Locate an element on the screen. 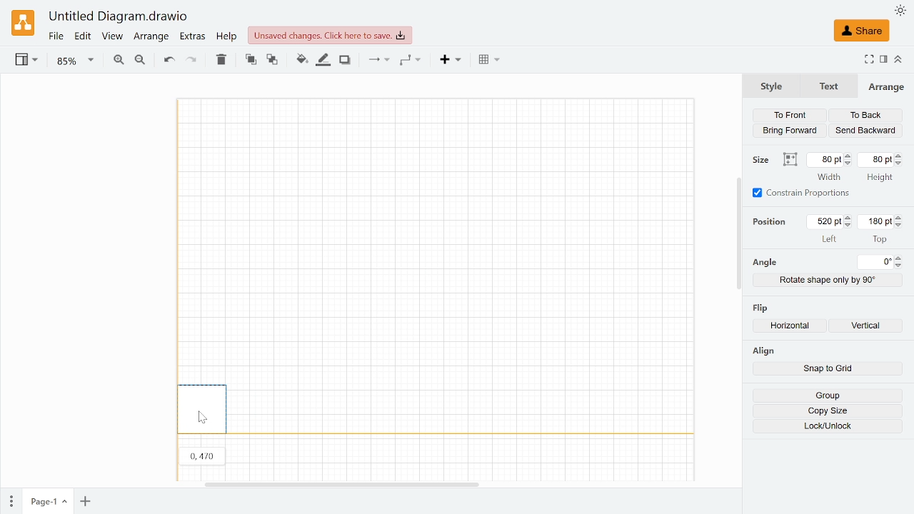 The width and height of the screenshot is (914, 514). Help is located at coordinates (227, 36).